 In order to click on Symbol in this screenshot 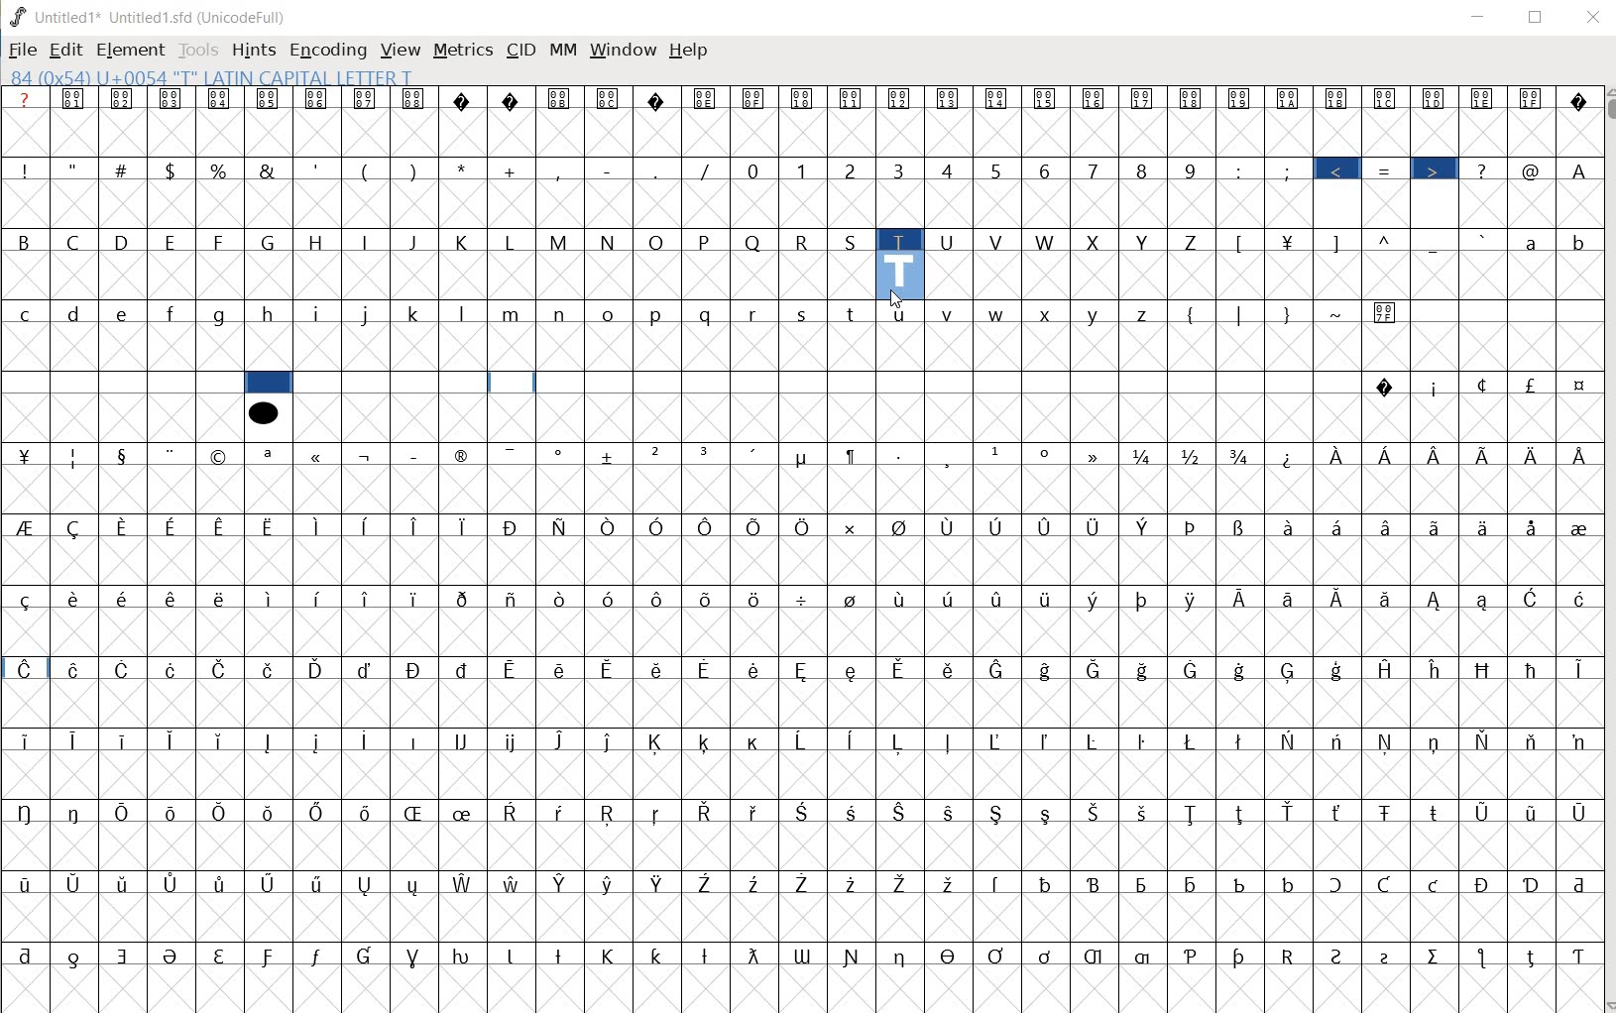, I will do `click(75, 99)`.